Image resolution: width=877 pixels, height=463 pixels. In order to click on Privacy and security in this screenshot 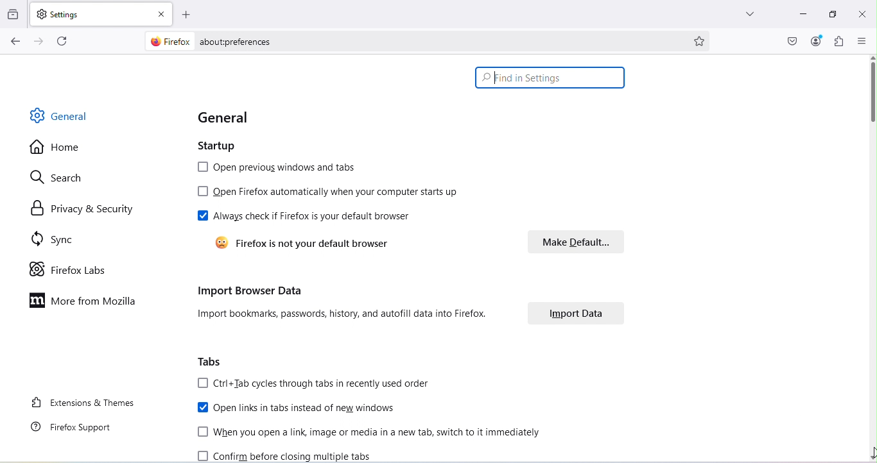, I will do `click(82, 208)`.